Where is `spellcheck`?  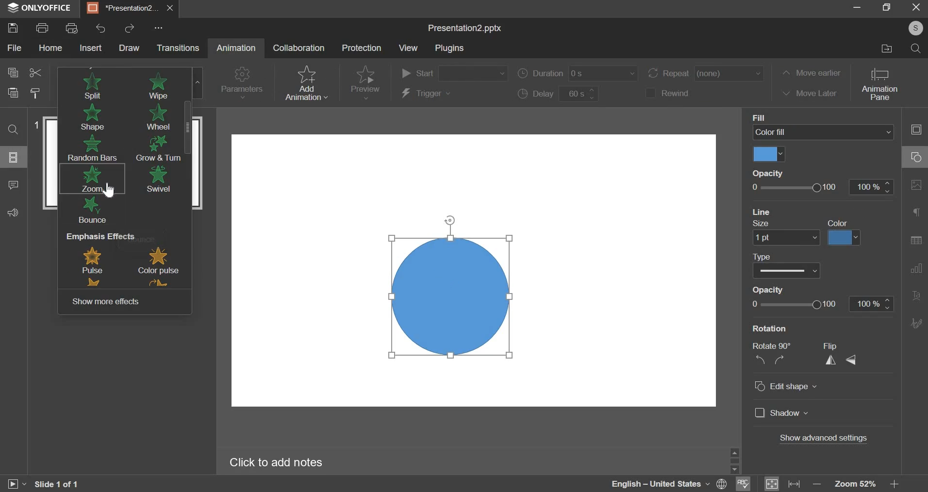
spellcheck is located at coordinates (744, 482).